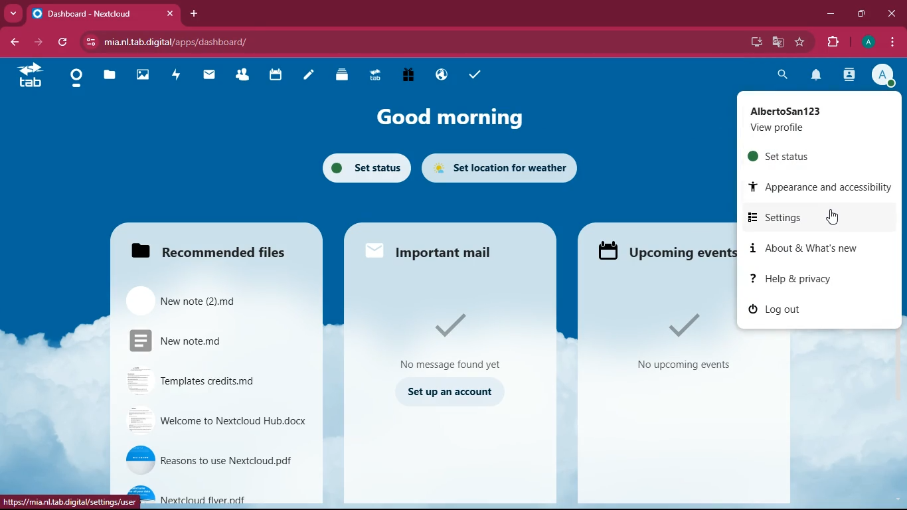 The width and height of the screenshot is (907, 510). I want to click on Upgrade, so click(376, 76).